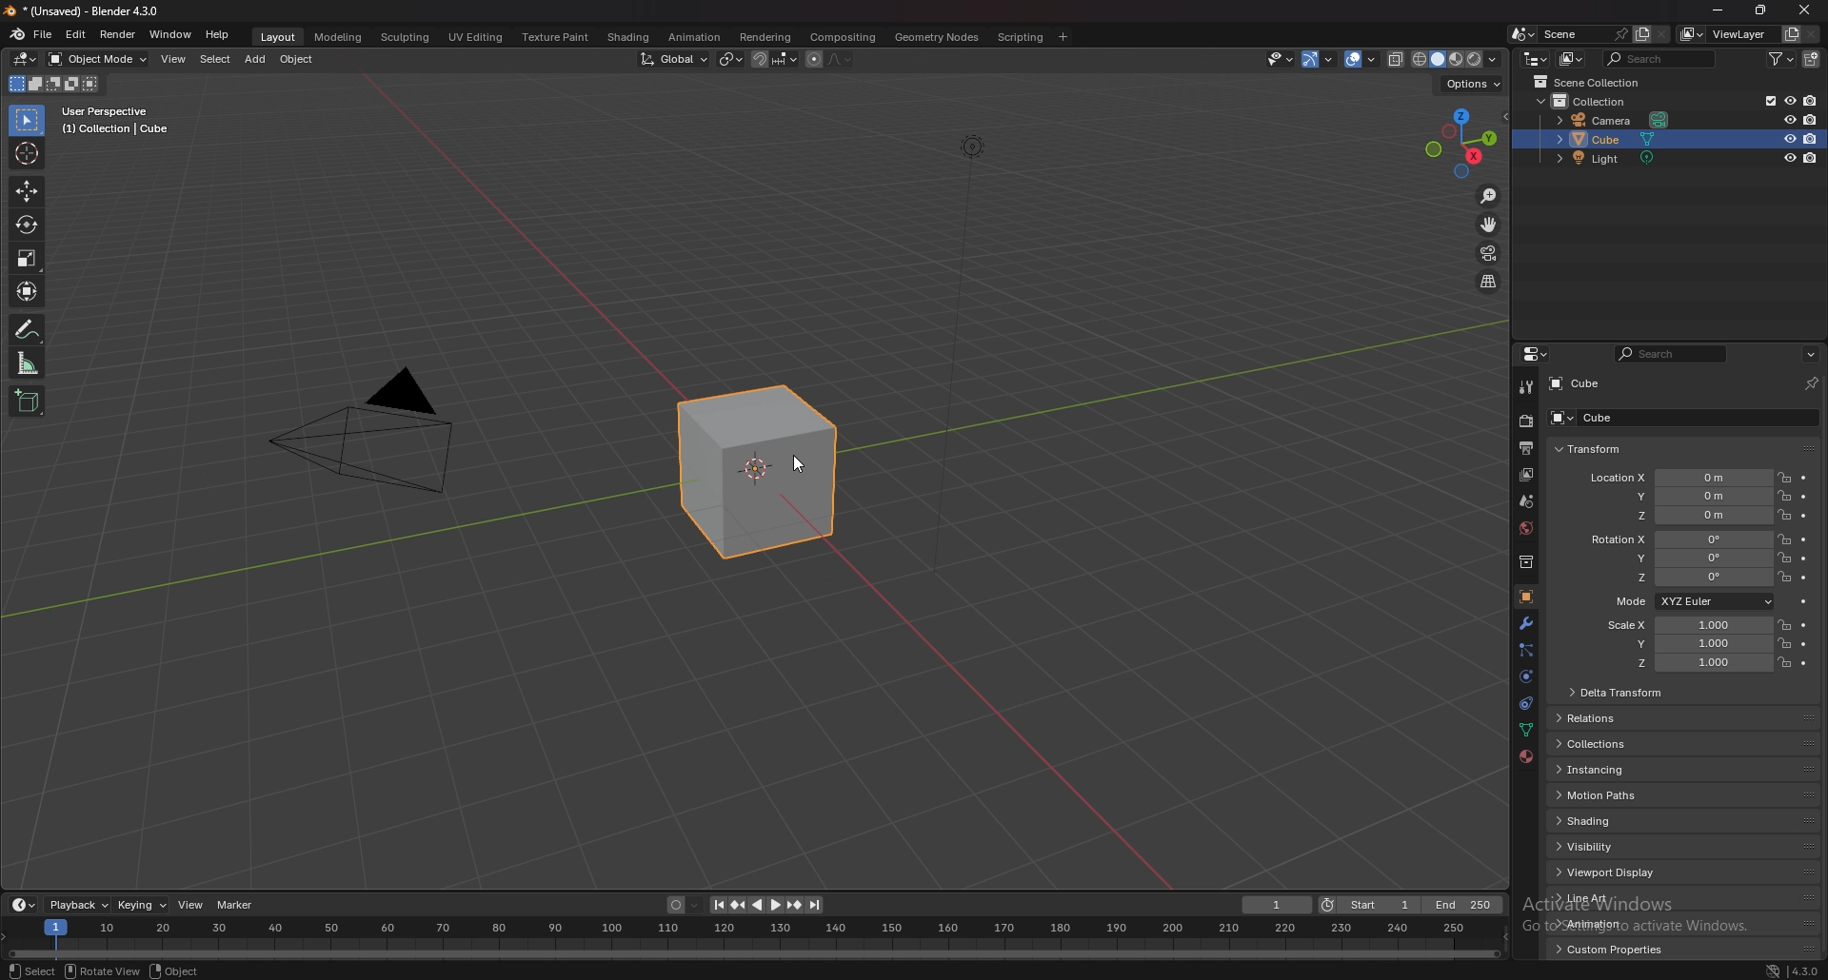  I want to click on layout, so click(281, 37).